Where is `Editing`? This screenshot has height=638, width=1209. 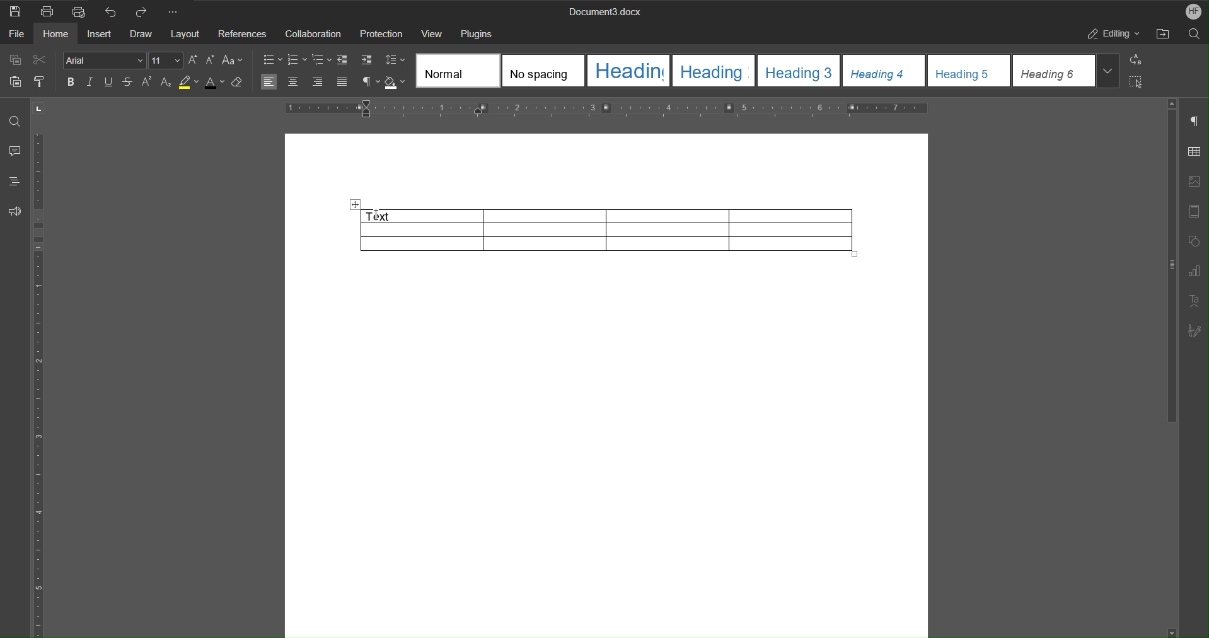 Editing is located at coordinates (1111, 33).